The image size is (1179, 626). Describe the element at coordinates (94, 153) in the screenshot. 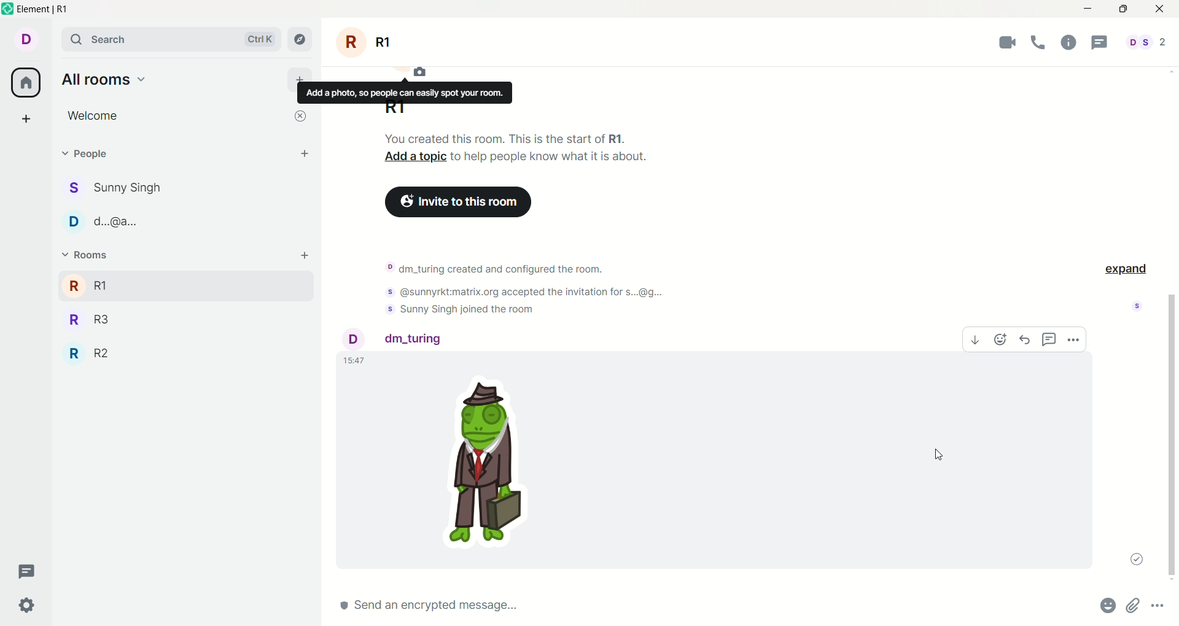

I see `People` at that location.